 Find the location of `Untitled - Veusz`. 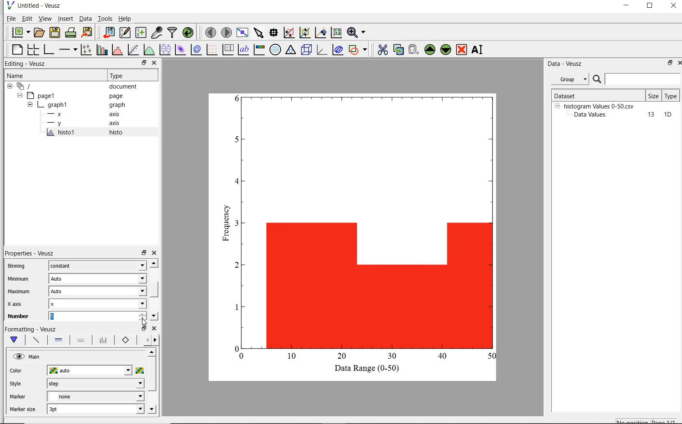

Untitled - Veusz is located at coordinates (41, 5).